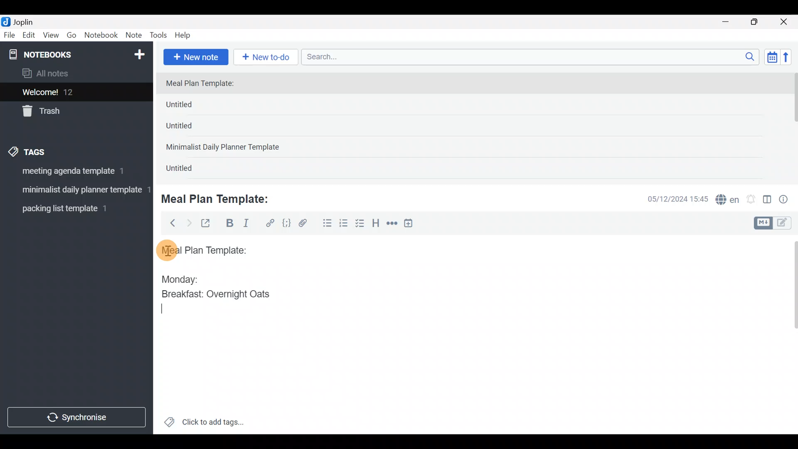 This screenshot has width=798, height=449. I want to click on Text editor, so click(463, 380).